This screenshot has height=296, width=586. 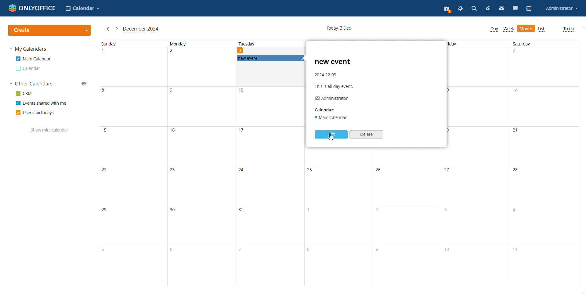 I want to click on current date, so click(x=338, y=29).